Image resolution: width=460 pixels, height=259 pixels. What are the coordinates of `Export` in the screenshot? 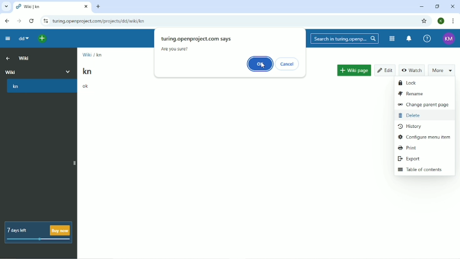 It's located at (409, 158).